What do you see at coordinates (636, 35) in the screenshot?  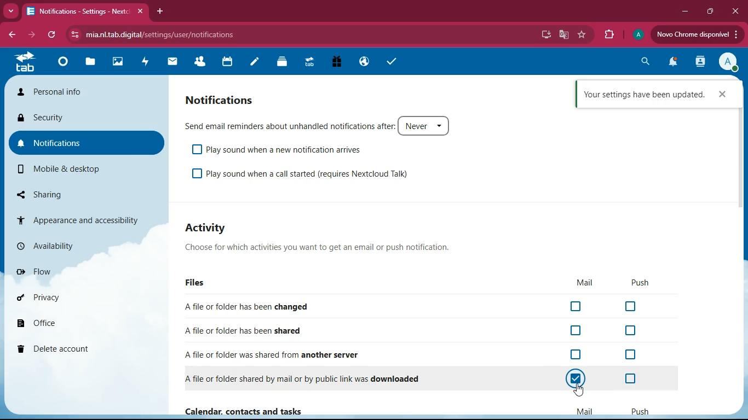 I see `profile` at bounding box center [636, 35].